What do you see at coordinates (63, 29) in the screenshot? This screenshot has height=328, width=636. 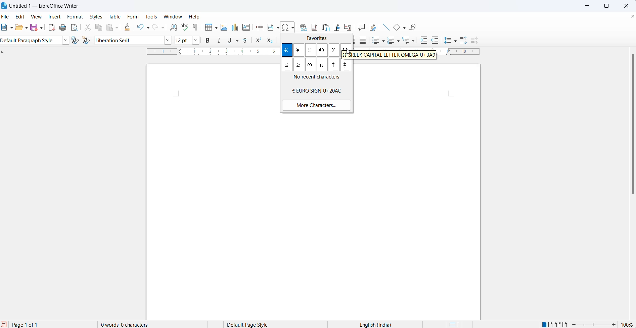 I see `print` at bounding box center [63, 29].